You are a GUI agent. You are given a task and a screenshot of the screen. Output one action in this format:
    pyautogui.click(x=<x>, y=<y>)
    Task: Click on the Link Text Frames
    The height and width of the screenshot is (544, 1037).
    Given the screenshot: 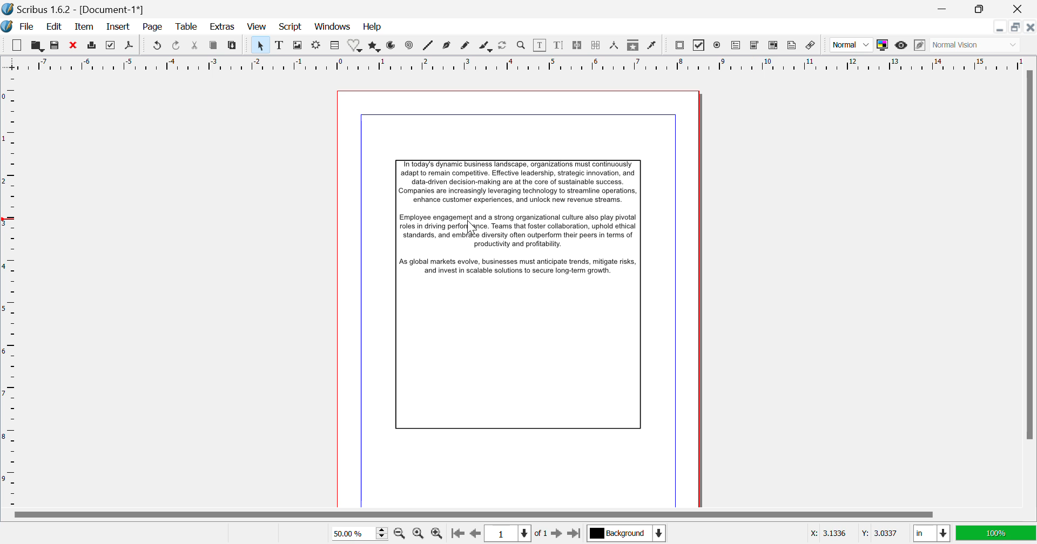 What is the action you would take?
    pyautogui.click(x=579, y=45)
    